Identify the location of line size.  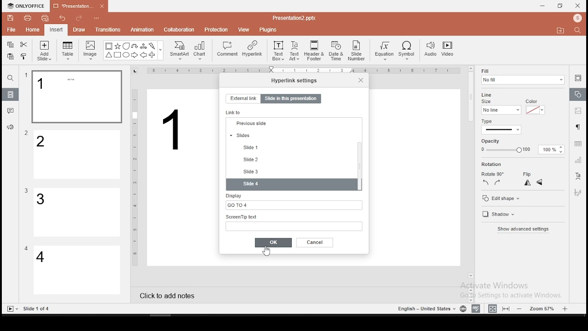
(501, 109).